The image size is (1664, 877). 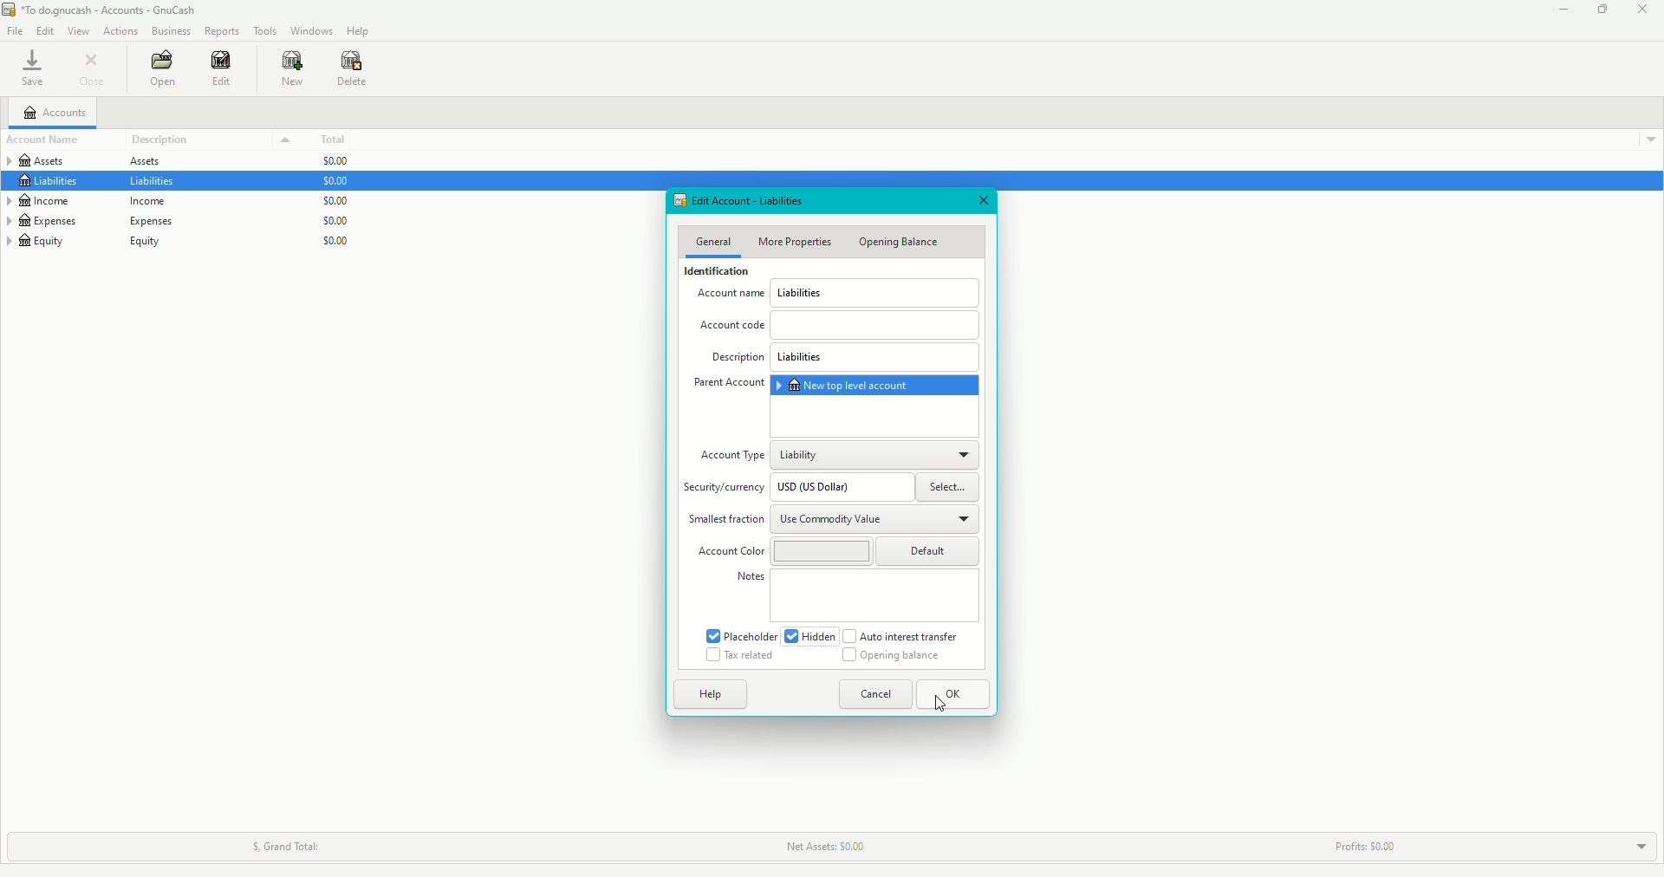 I want to click on Total, so click(x=328, y=139).